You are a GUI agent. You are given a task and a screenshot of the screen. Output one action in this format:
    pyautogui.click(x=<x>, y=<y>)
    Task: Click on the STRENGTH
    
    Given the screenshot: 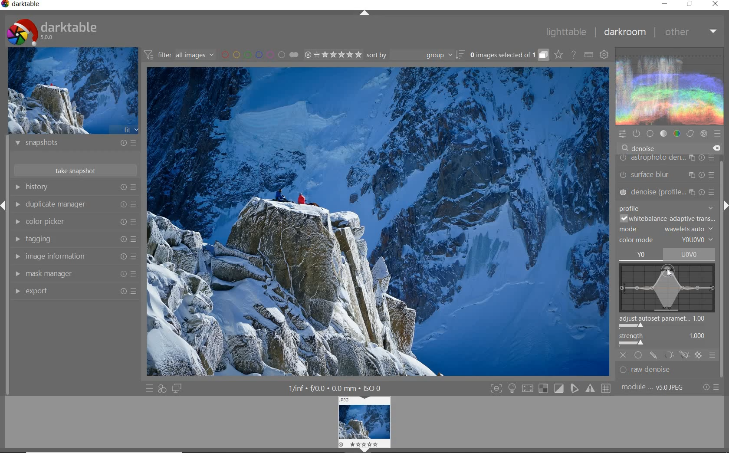 What is the action you would take?
    pyautogui.click(x=669, y=340)
    